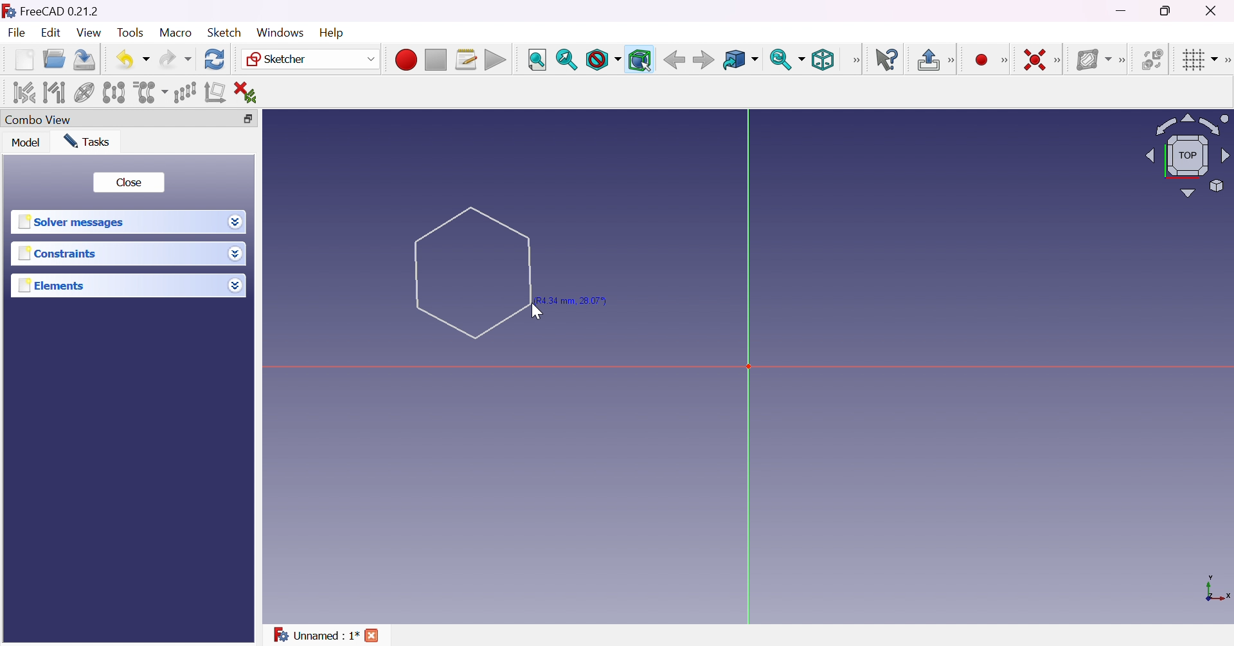 This screenshot has height=646, width=1234. What do you see at coordinates (373, 637) in the screenshot?
I see `Close` at bounding box center [373, 637].